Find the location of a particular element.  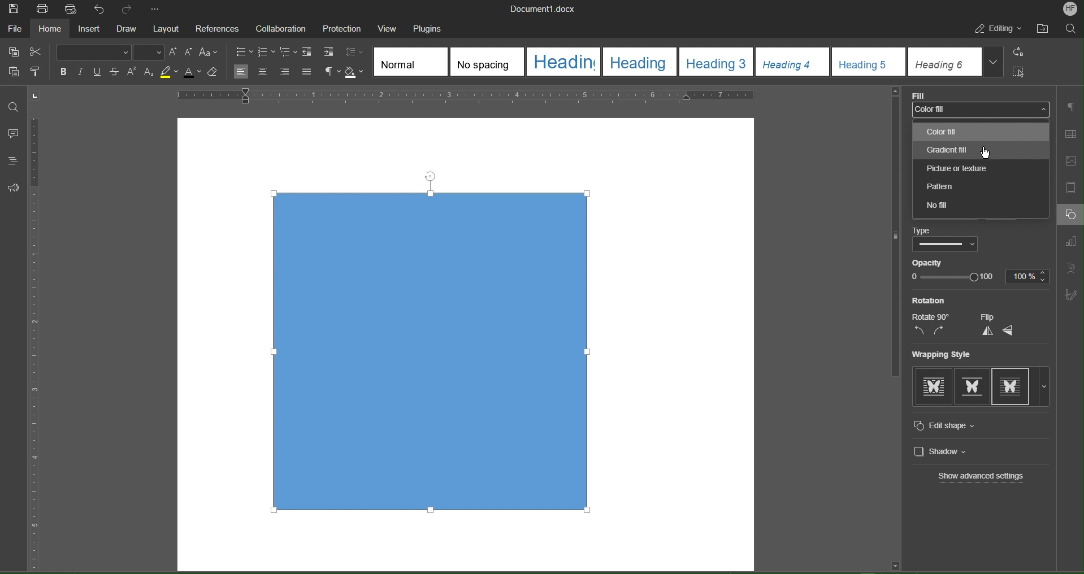

Centre Align is located at coordinates (262, 72).